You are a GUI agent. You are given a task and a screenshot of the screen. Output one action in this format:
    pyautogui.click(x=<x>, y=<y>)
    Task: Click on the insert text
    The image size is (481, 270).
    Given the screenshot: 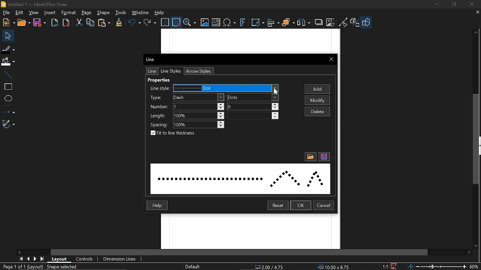 What is the action you would take?
    pyautogui.click(x=216, y=23)
    